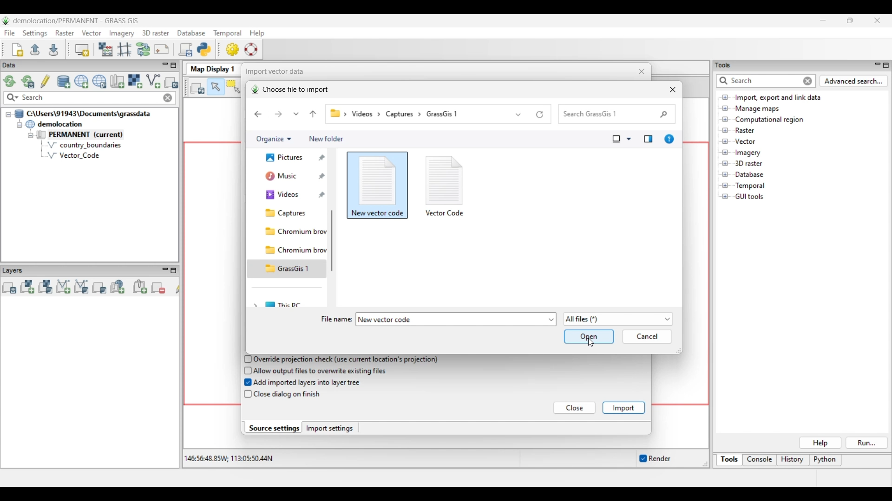 The image size is (892, 501). What do you see at coordinates (162, 50) in the screenshot?
I see `Cartographic composer` at bounding box center [162, 50].